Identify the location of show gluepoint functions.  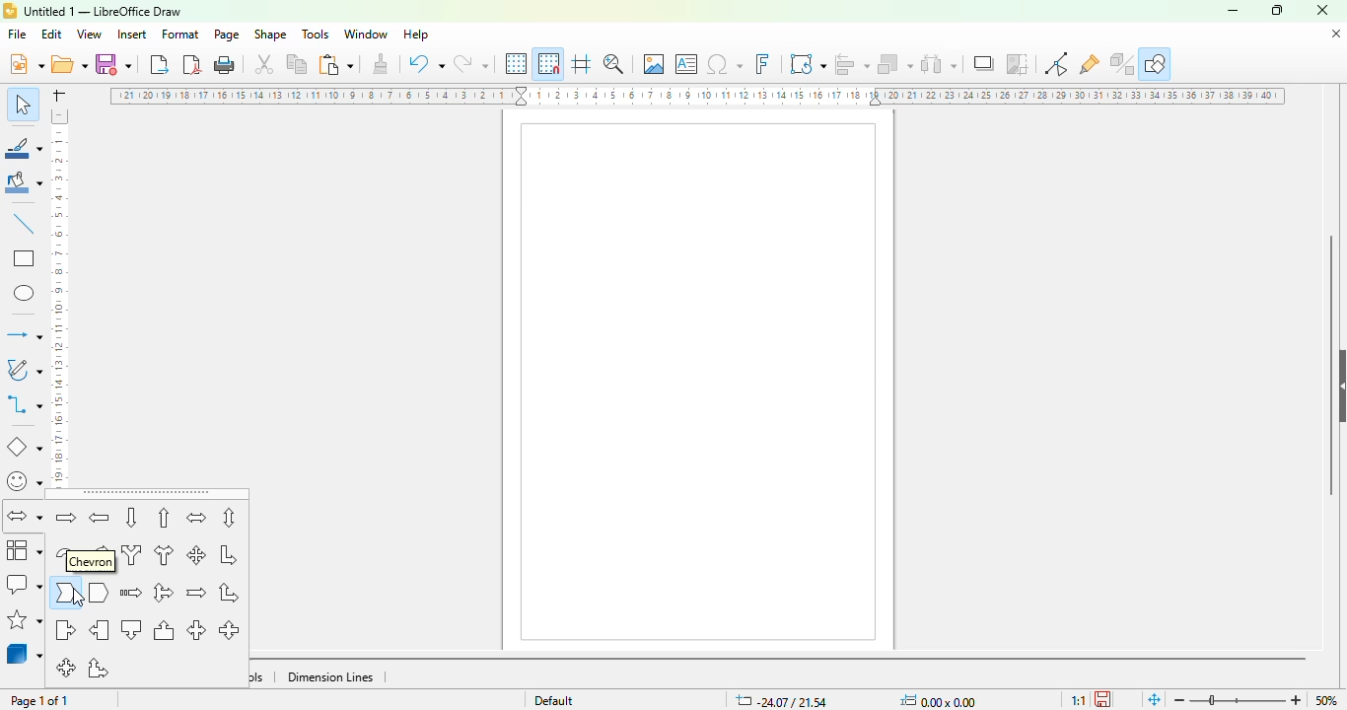
(1089, 65).